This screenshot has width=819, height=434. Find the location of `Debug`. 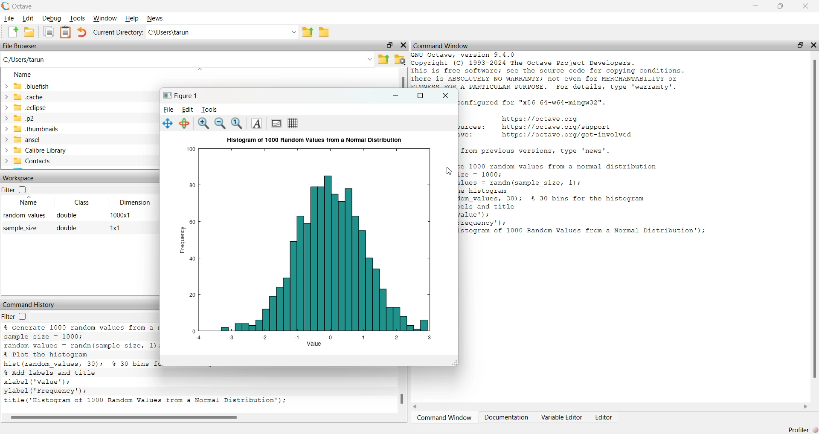

Debug is located at coordinates (51, 18).